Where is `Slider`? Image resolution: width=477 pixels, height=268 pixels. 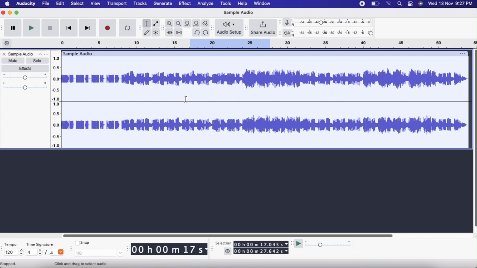 Slider is located at coordinates (58, 100).